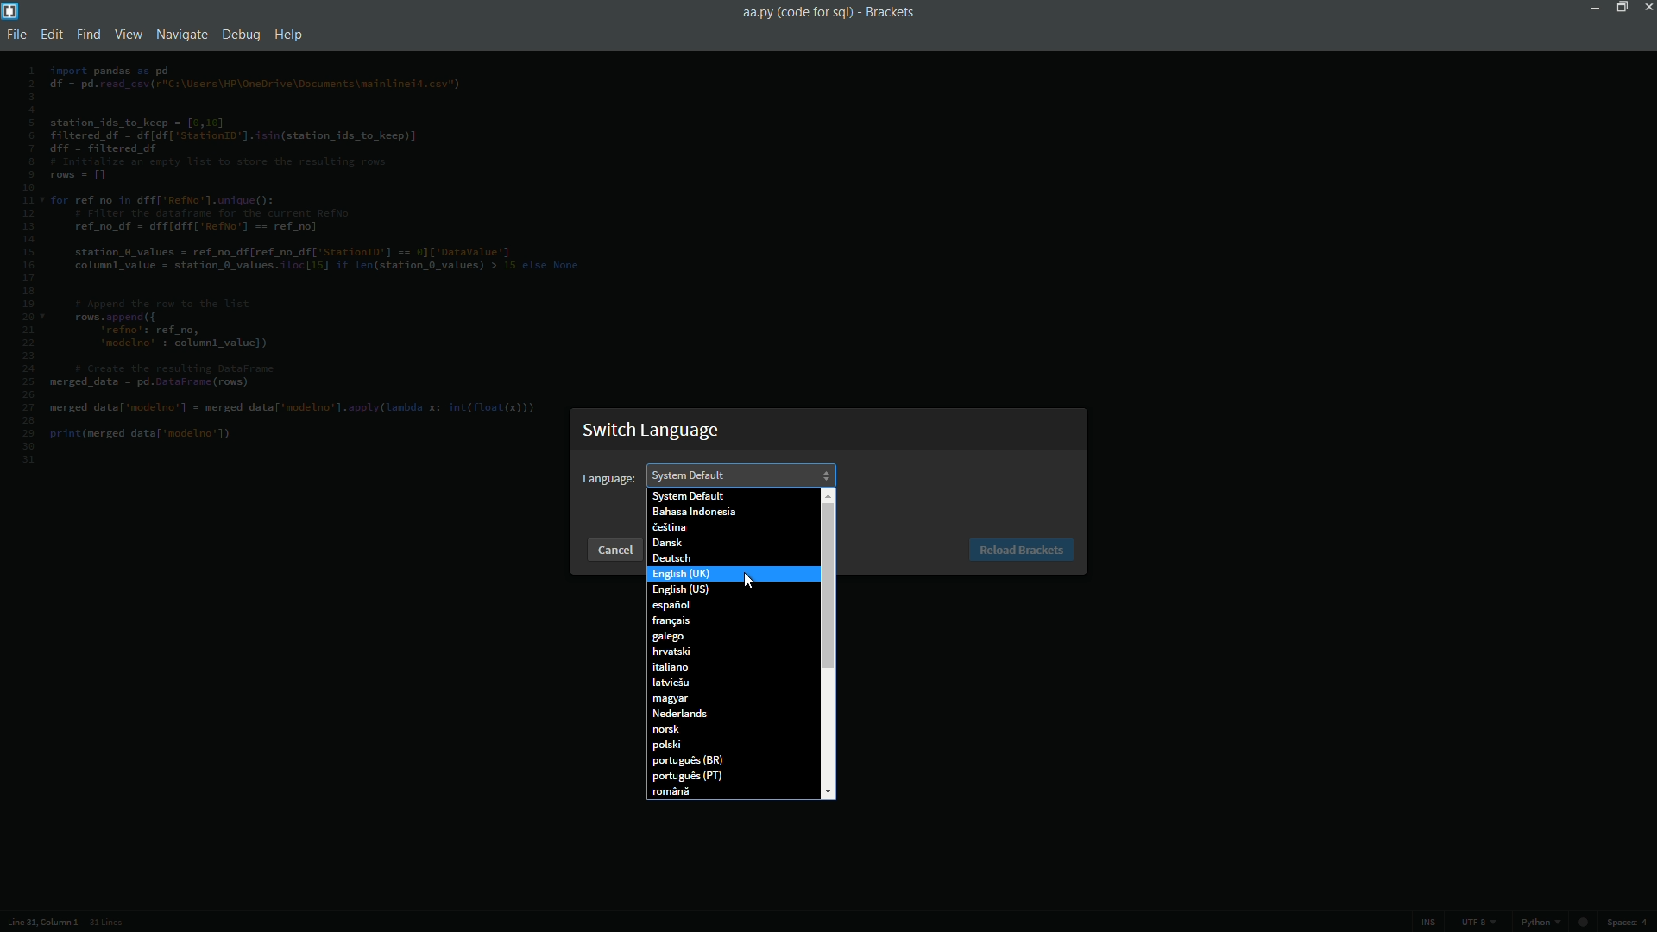 This screenshot has width=1657, height=932. Describe the element at coordinates (677, 715) in the screenshot. I see `language-14` at that location.